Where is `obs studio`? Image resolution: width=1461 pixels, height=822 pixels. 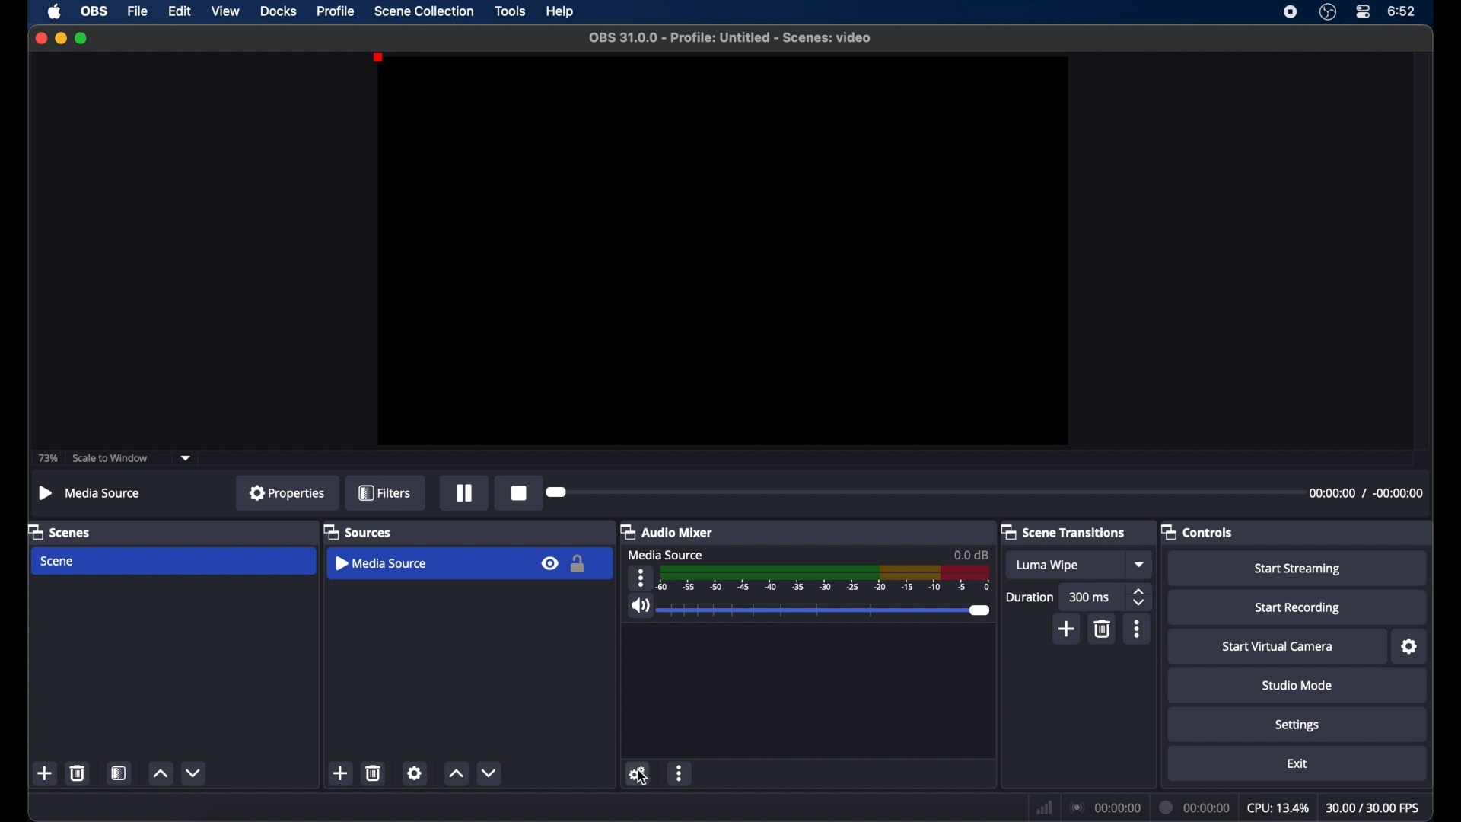 obs studio is located at coordinates (1327, 11).